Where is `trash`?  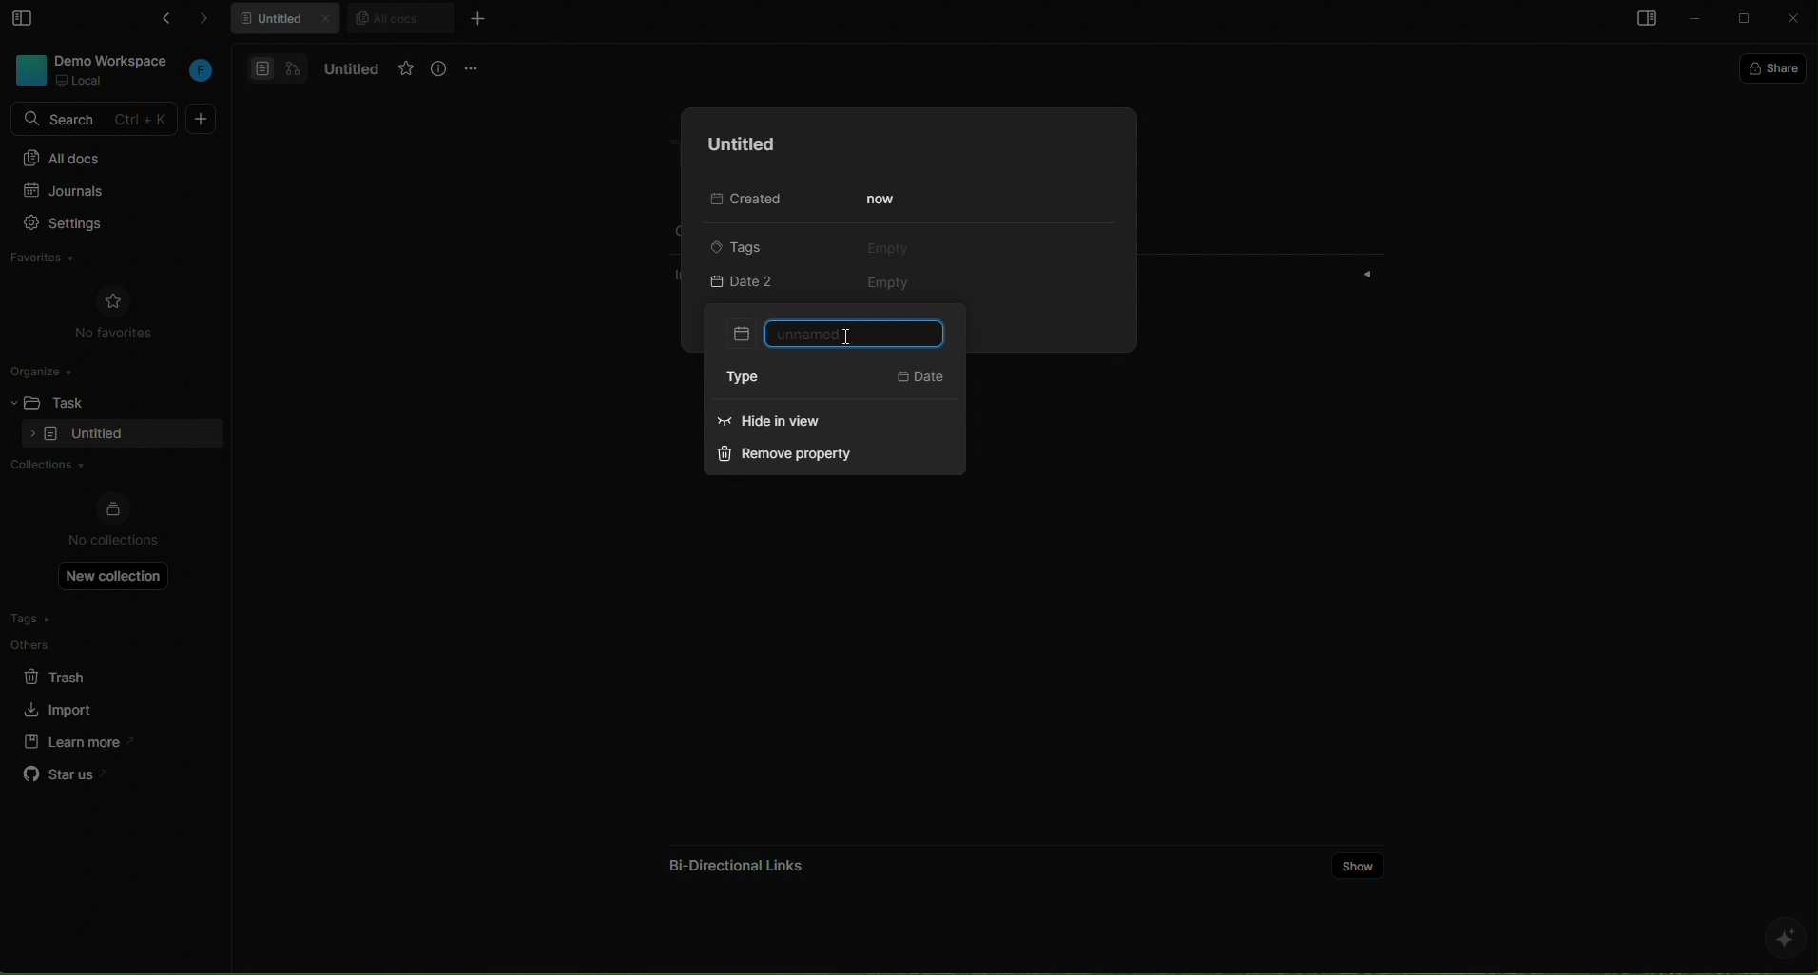
trash is located at coordinates (70, 674).